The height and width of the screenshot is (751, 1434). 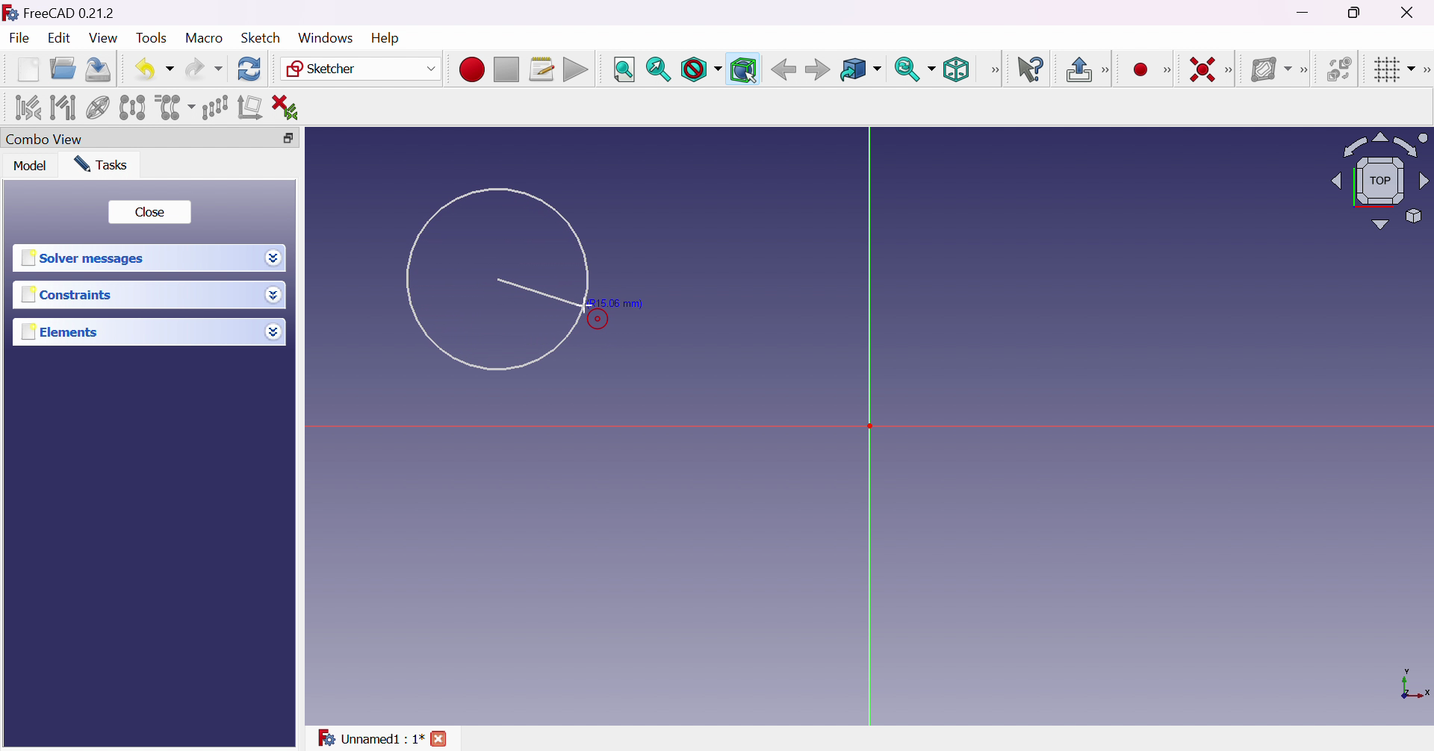 What do you see at coordinates (21, 40) in the screenshot?
I see `File` at bounding box center [21, 40].